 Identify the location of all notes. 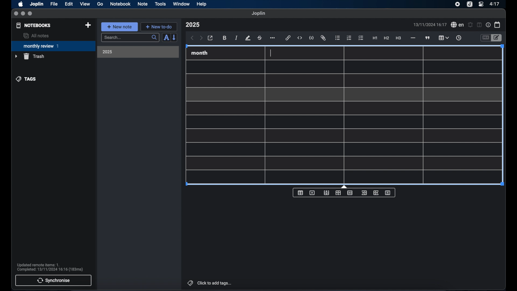
(36, 36).